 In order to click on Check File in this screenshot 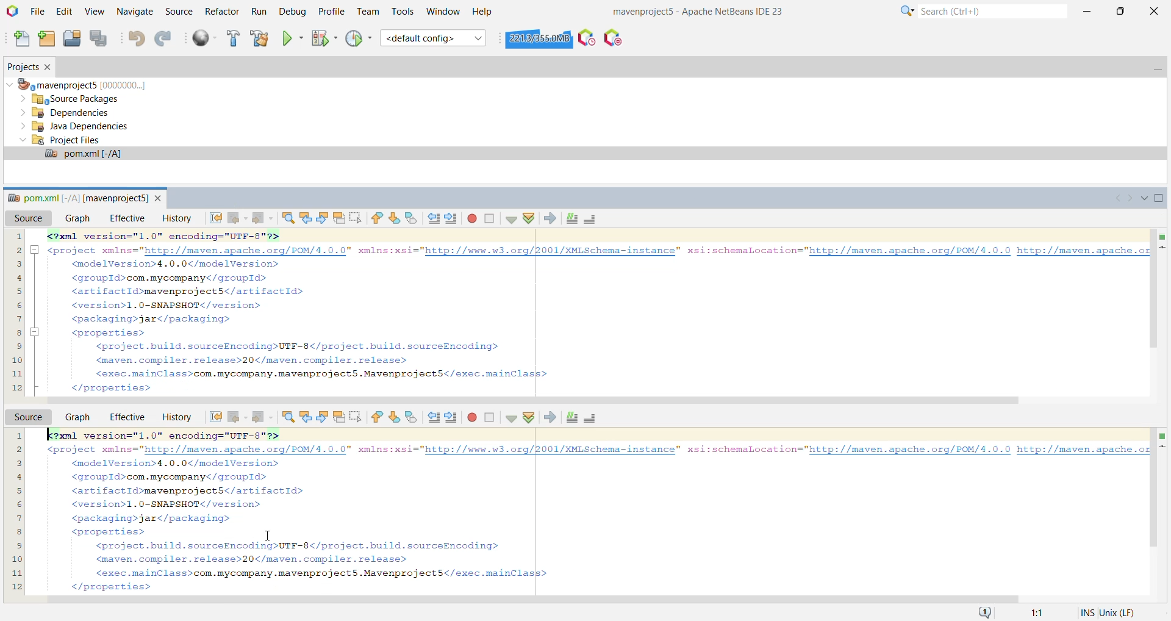, I will do `click(509, 418)`.